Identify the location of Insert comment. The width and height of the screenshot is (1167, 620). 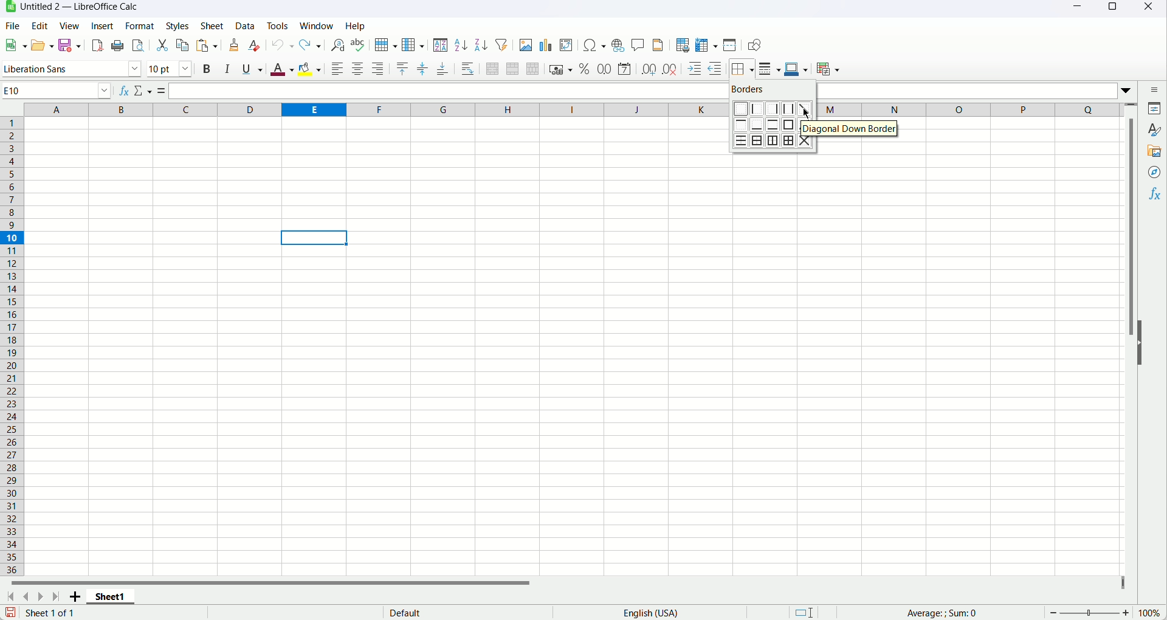
(638, 45).